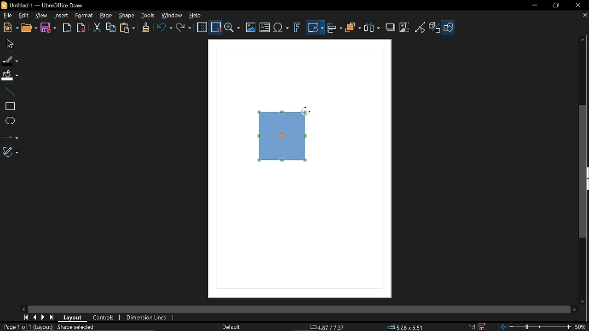 This screenshot has width=589, height=331. I want to click on Transformation, so click(315, 28).